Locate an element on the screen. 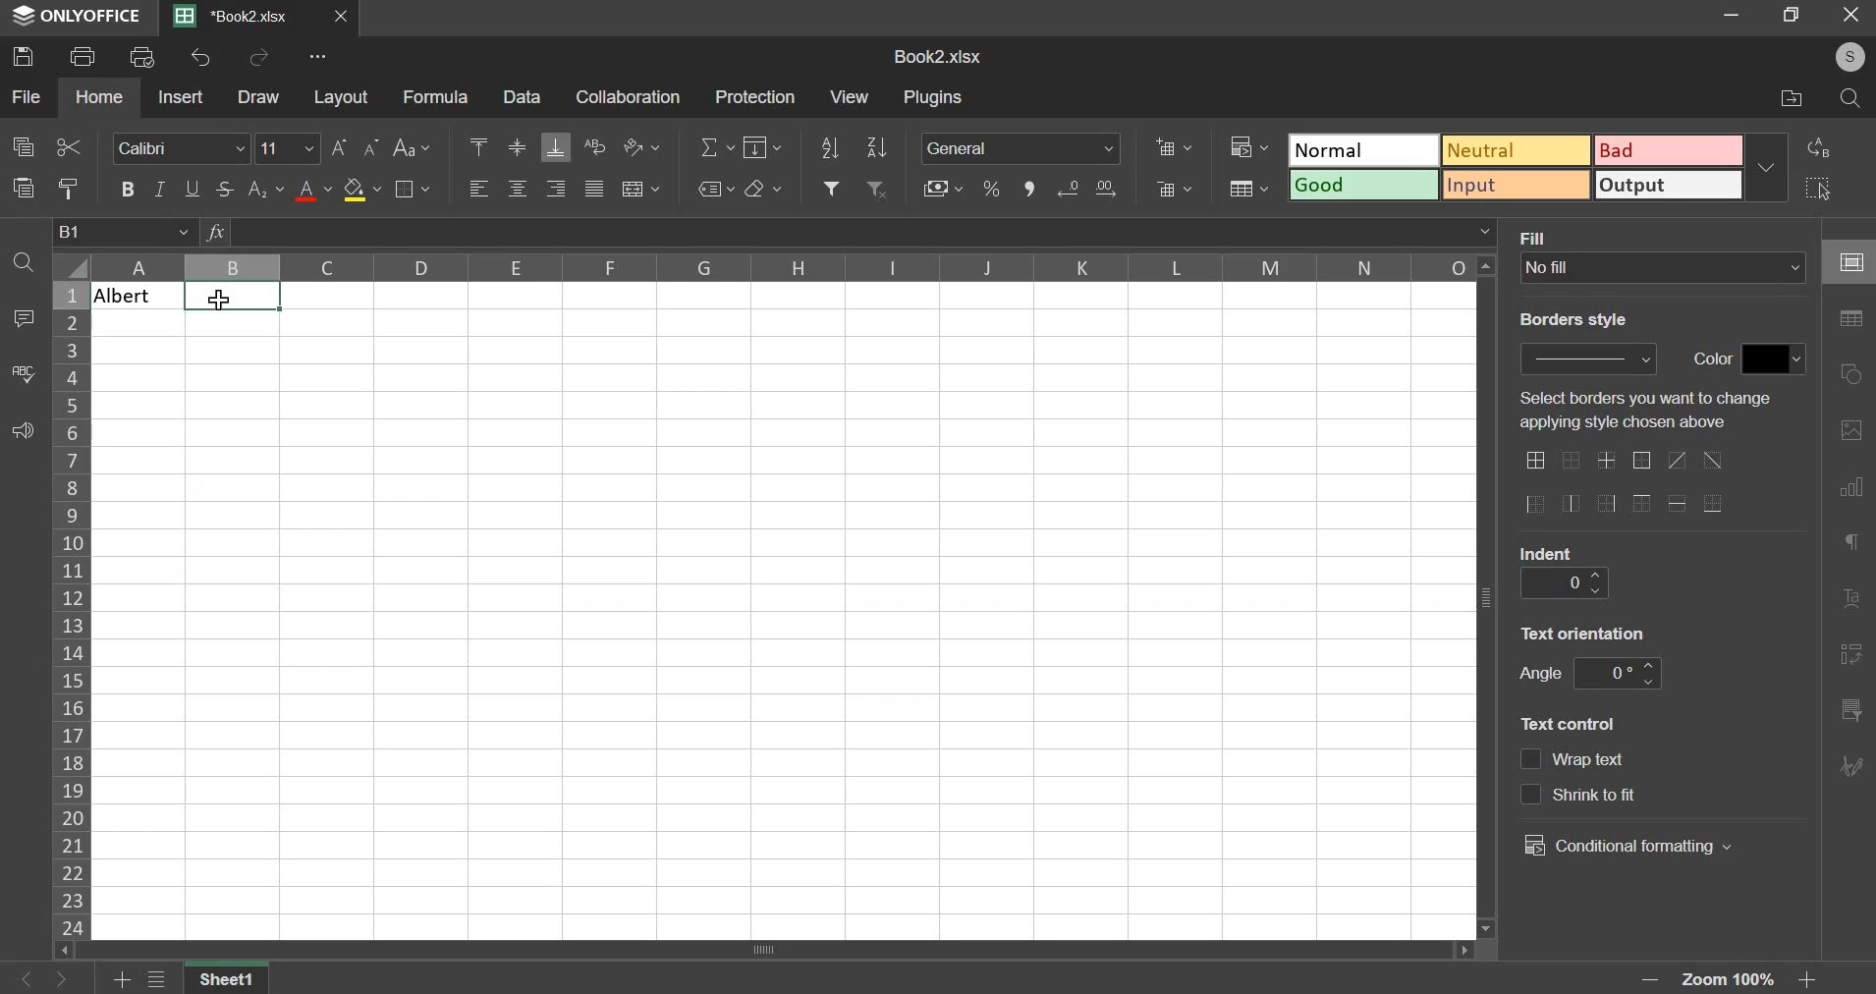  slicer settings is located at coordinates (1852, 707).